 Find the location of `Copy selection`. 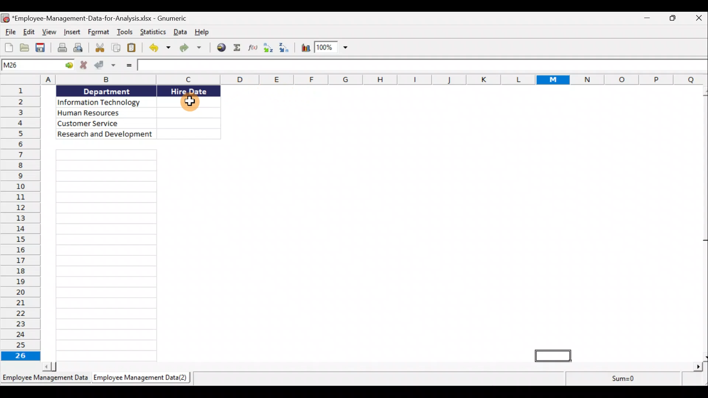

Copy selection is located at coordinates (116, 49).